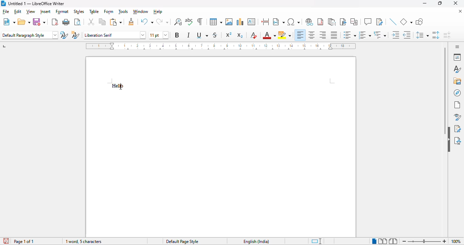  What do you see at coordinates (216, 22) in the screenshot?
I see `insert table` at bounding box center [216, 22].